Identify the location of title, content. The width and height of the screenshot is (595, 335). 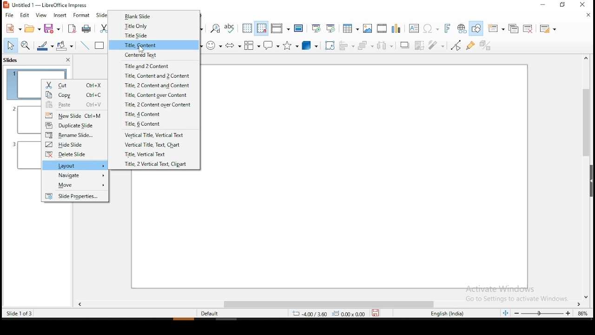
(141, 45).